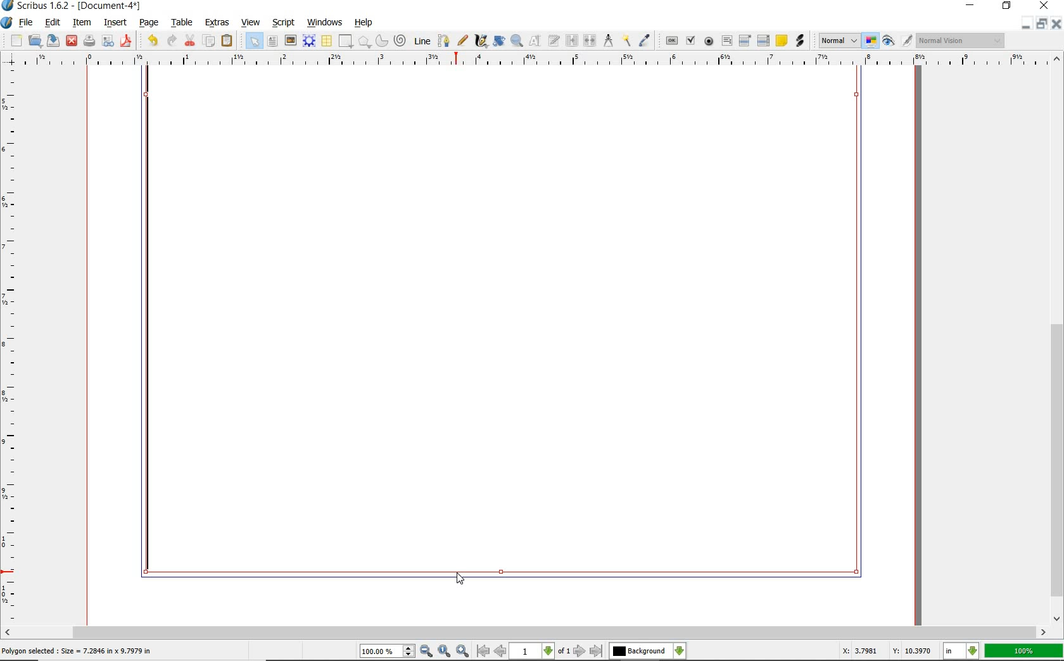 The height and width of the screenshot is (661, 1064). I want to click on edit contents of frame, so click(534, 41).